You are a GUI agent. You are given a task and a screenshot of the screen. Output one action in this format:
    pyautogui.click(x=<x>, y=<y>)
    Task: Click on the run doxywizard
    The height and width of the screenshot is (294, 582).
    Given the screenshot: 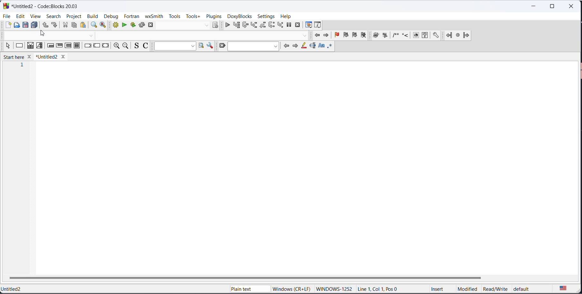 What is the action you would take?
    pyautogui.click(x=376, y=36)
    